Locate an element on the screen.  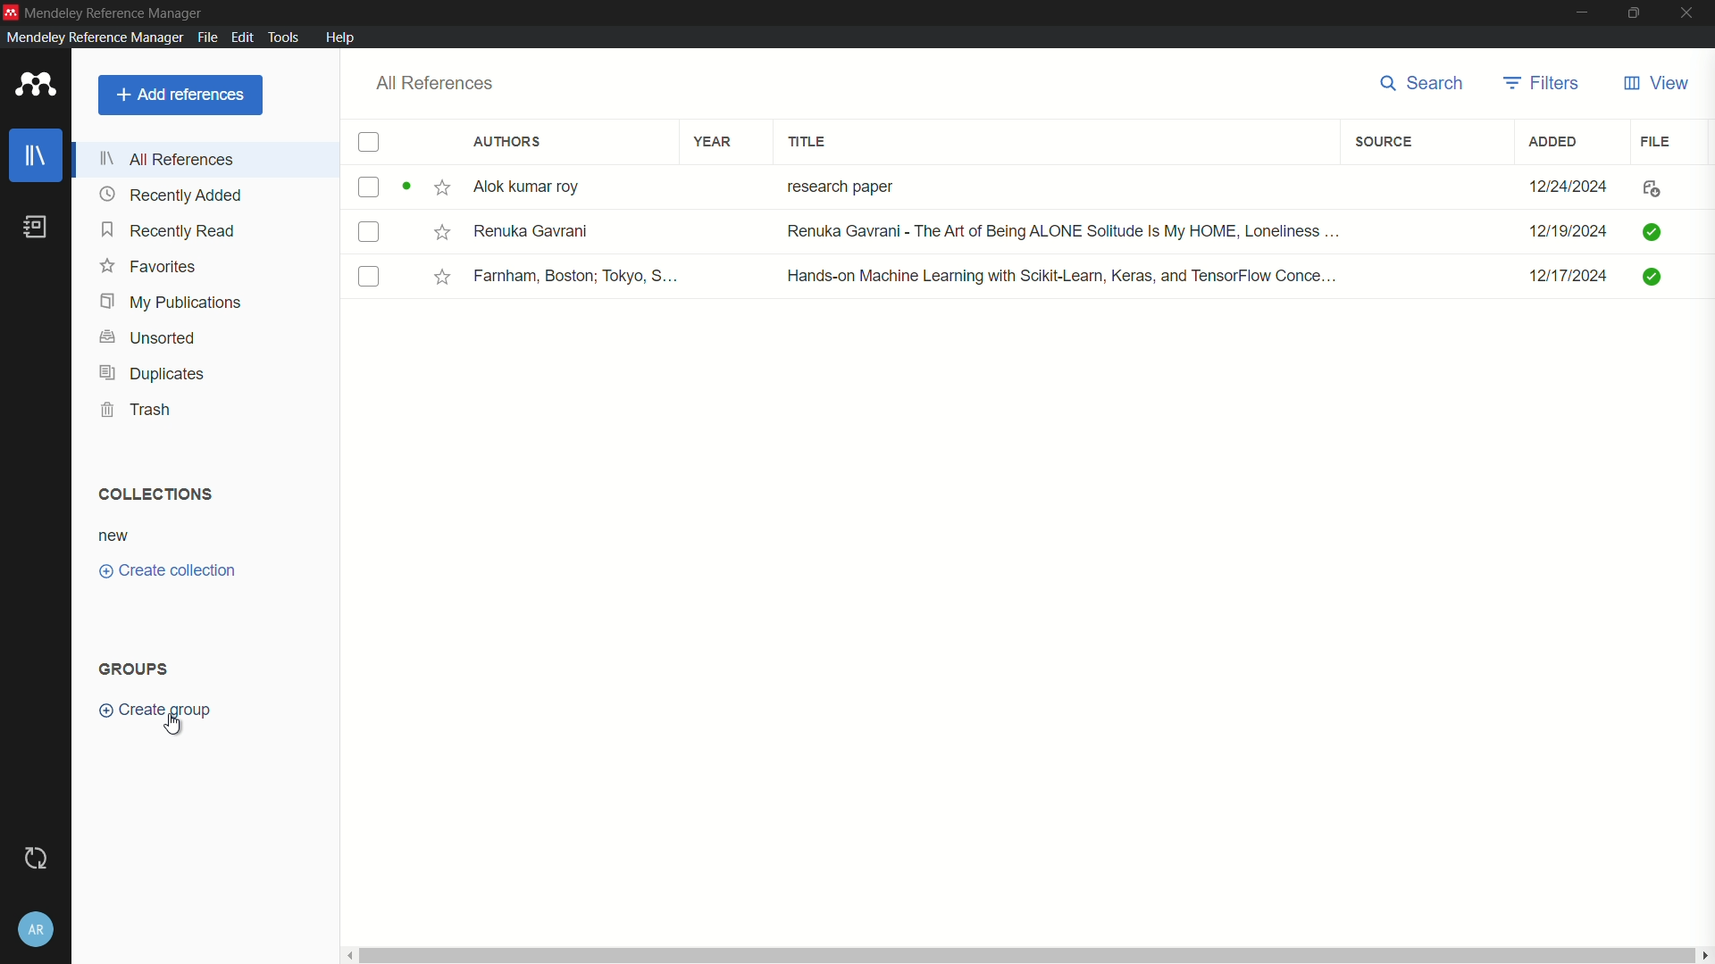
create group is located at coordinates (164, 710).